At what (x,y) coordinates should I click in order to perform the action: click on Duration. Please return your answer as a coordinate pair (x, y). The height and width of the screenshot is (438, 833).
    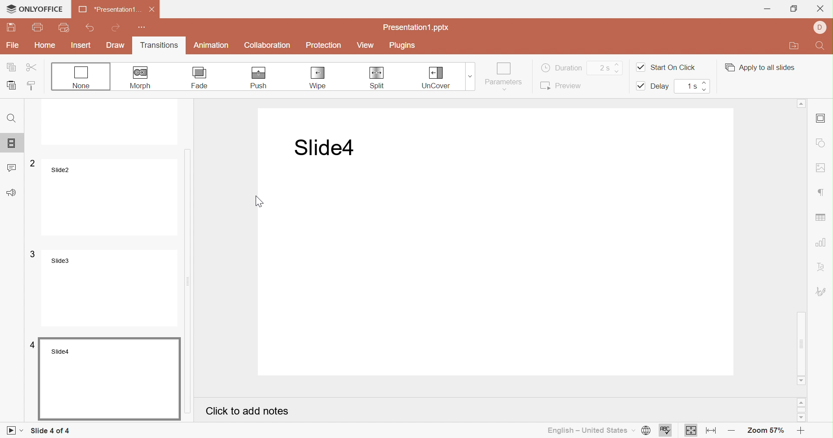
    Looking at the image, I should click on (561, 67).